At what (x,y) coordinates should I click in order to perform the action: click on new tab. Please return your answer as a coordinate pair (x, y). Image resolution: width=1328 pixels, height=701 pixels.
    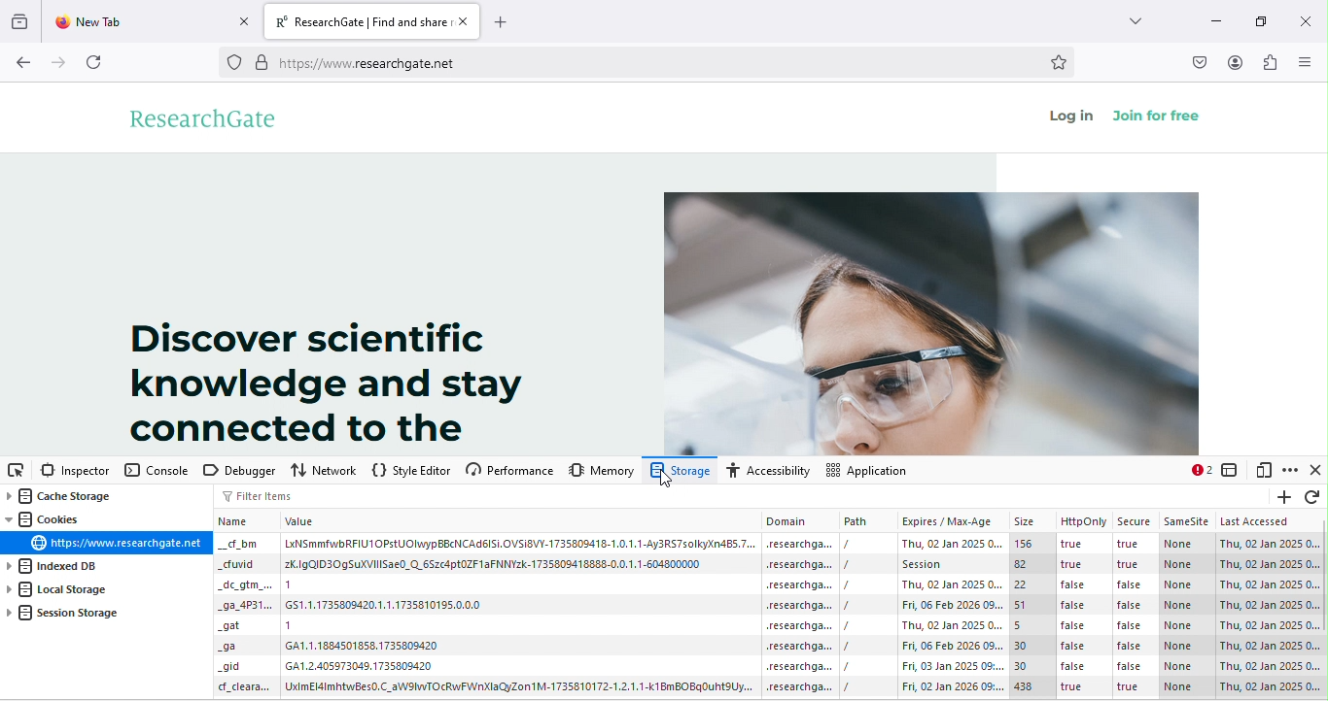
    Looking at the image, I should click on (133, 21).